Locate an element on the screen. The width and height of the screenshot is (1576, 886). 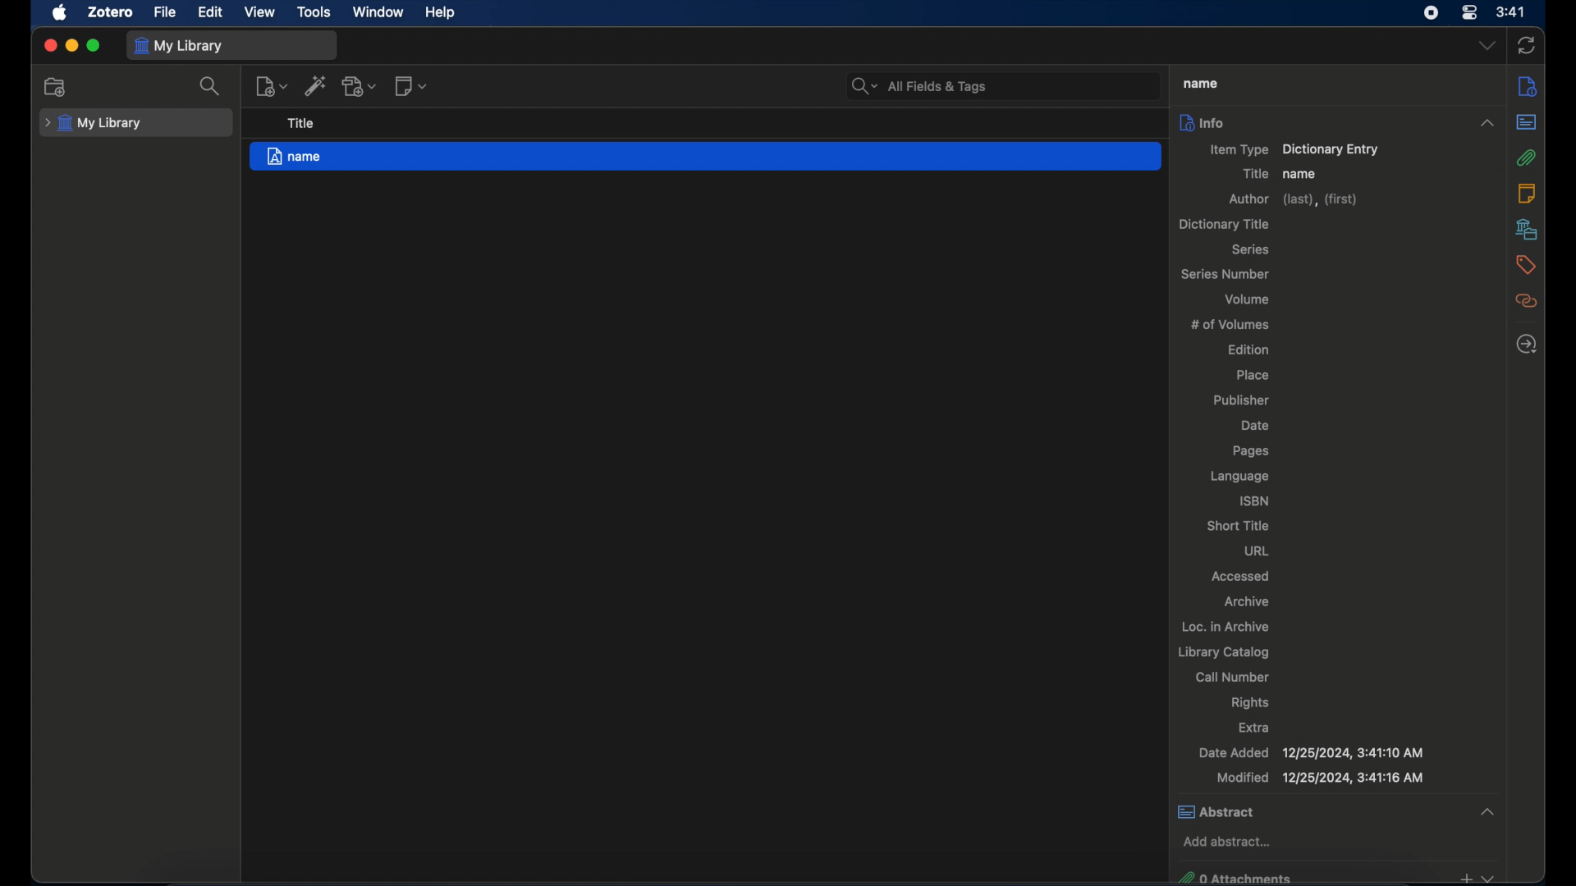
date added is located at coordinates (1312, 753).